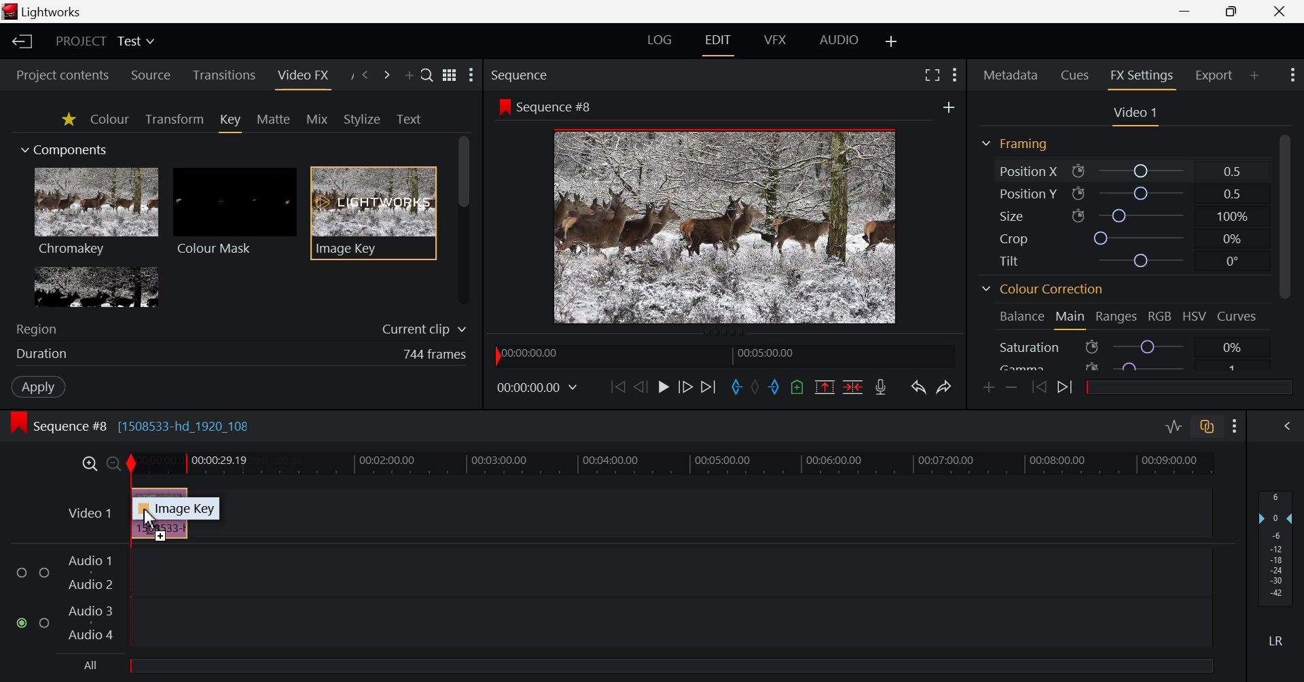 This screenshot has height=682, width=1304. Describe the element at coordinates (91, 611) in the screenshot. I see `Audio 3` at that location.